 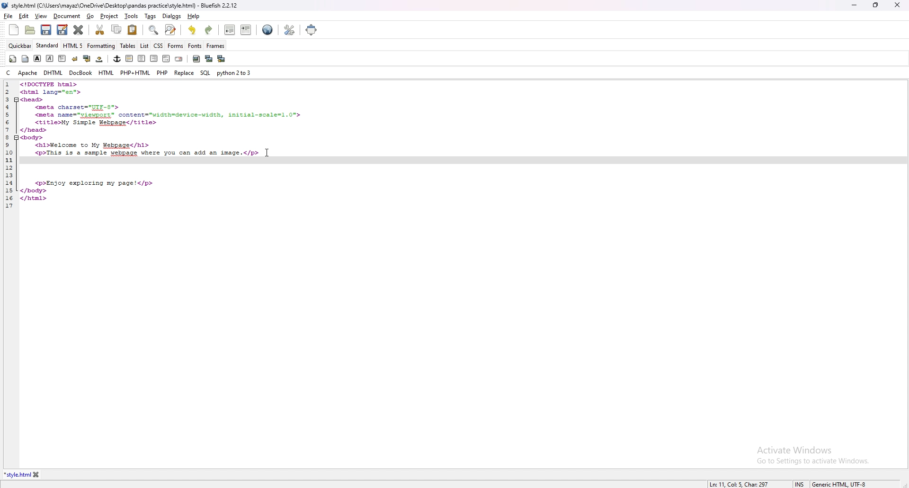 What do you see at coordinates (162, 72) in the screenshot?
I see `php` at bounding box center [162, 72].